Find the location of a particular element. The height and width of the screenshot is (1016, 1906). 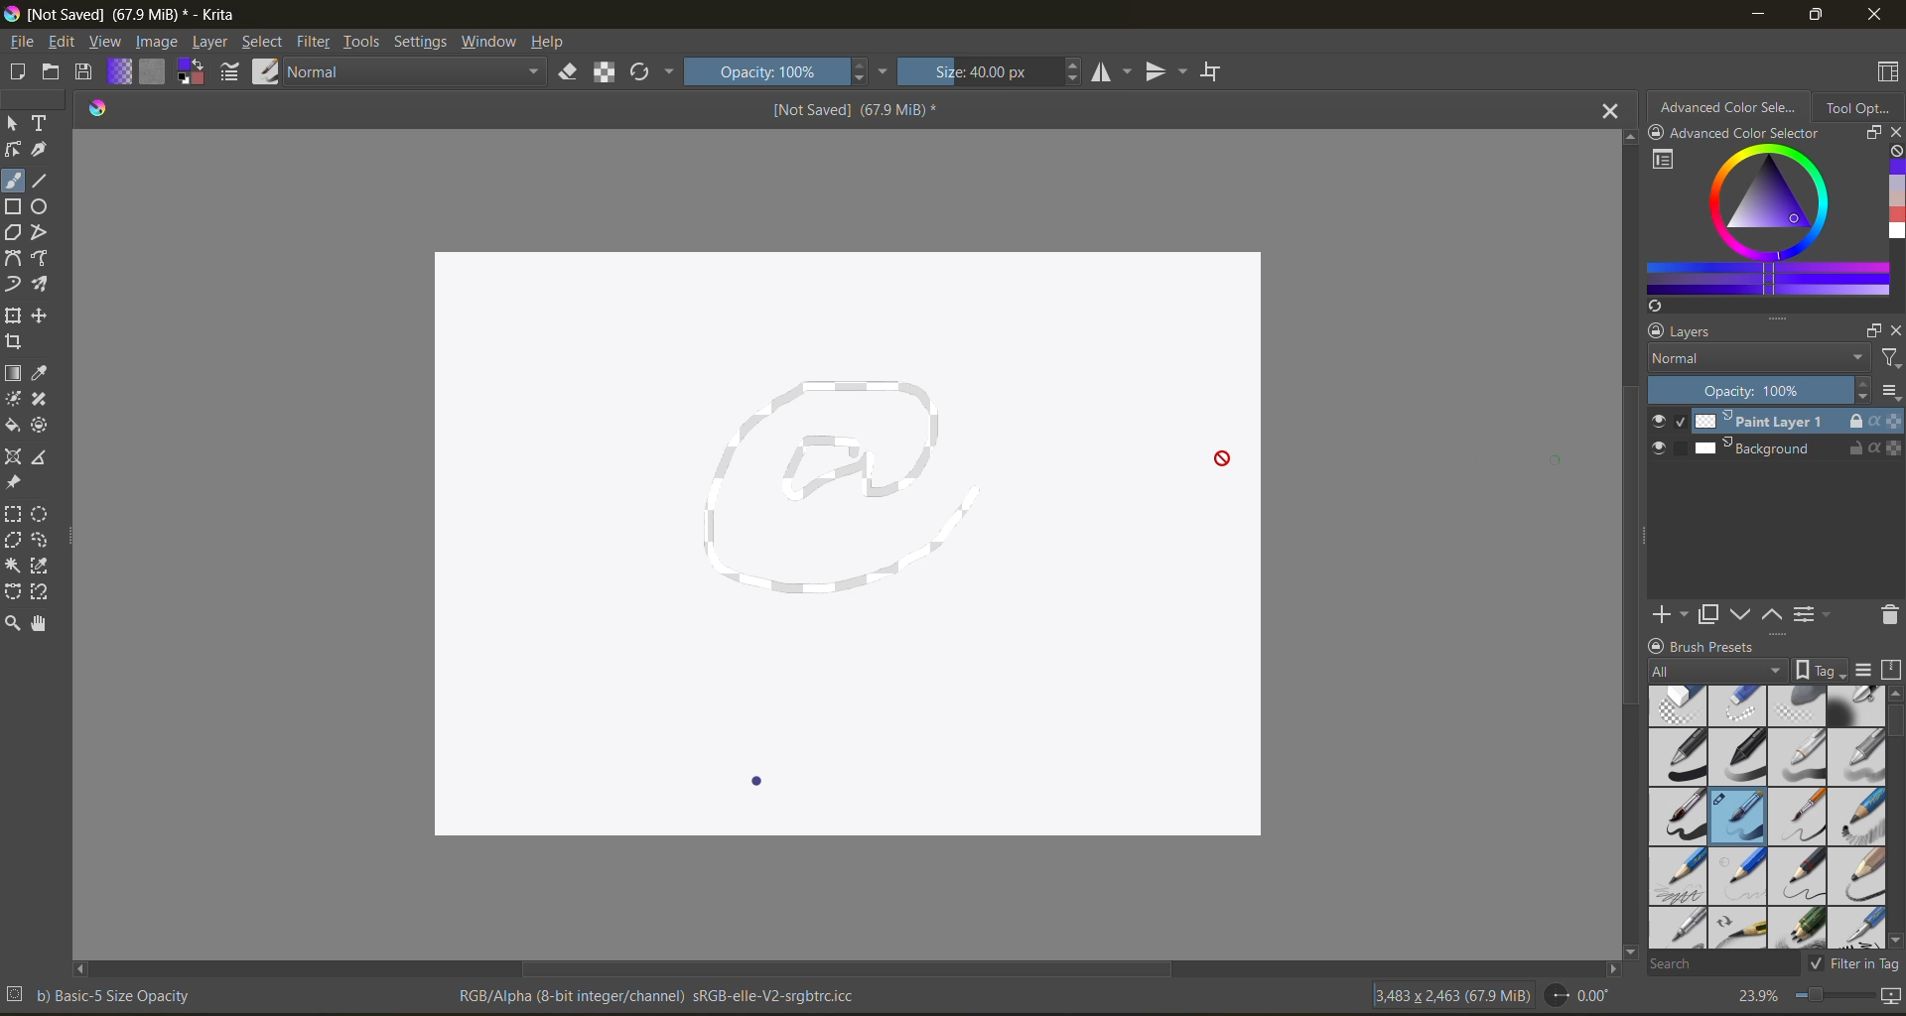

visible is located at coordinates (1656, 448).